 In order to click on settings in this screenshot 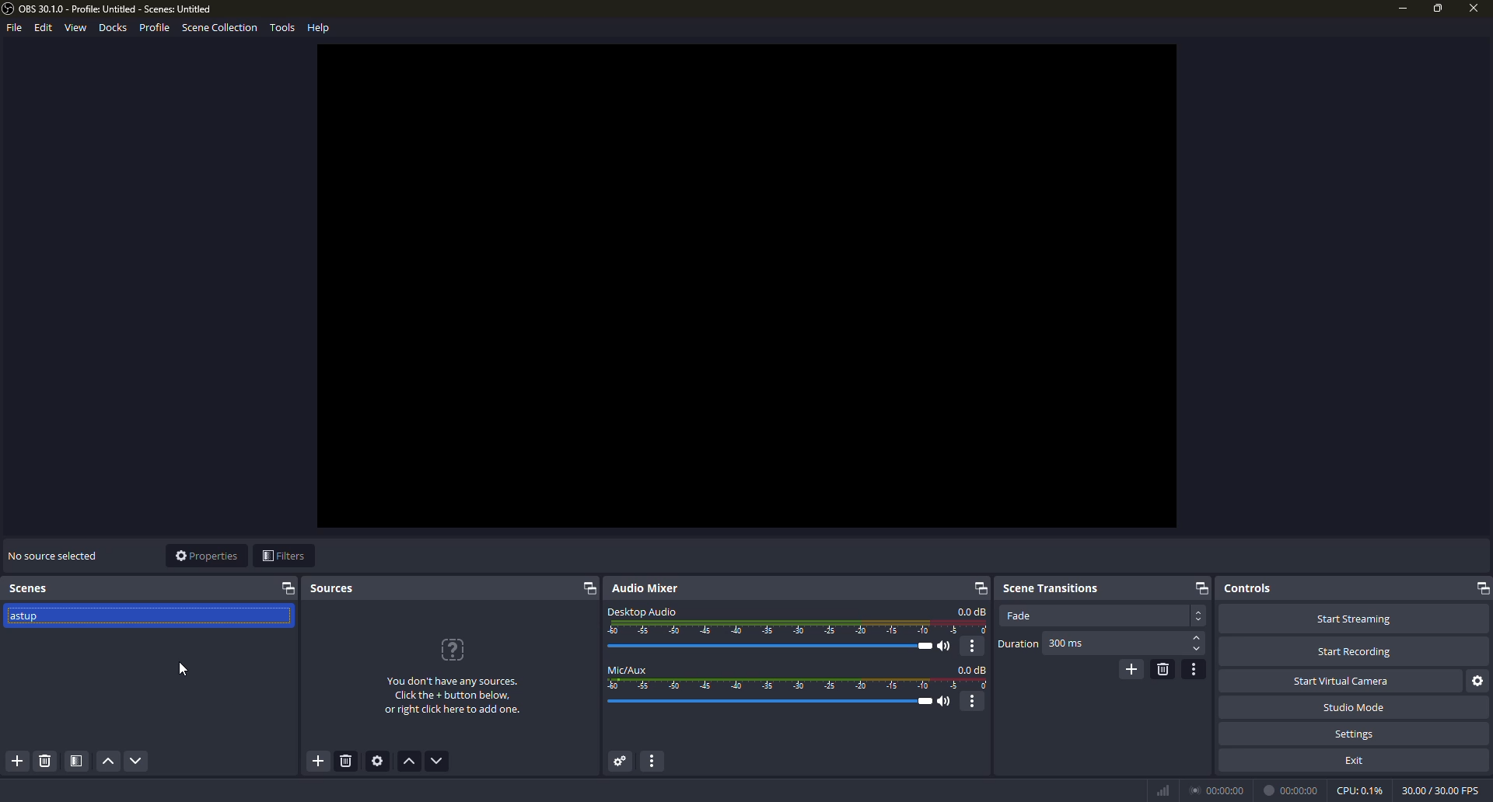, I will do `click(1355, 734)`.